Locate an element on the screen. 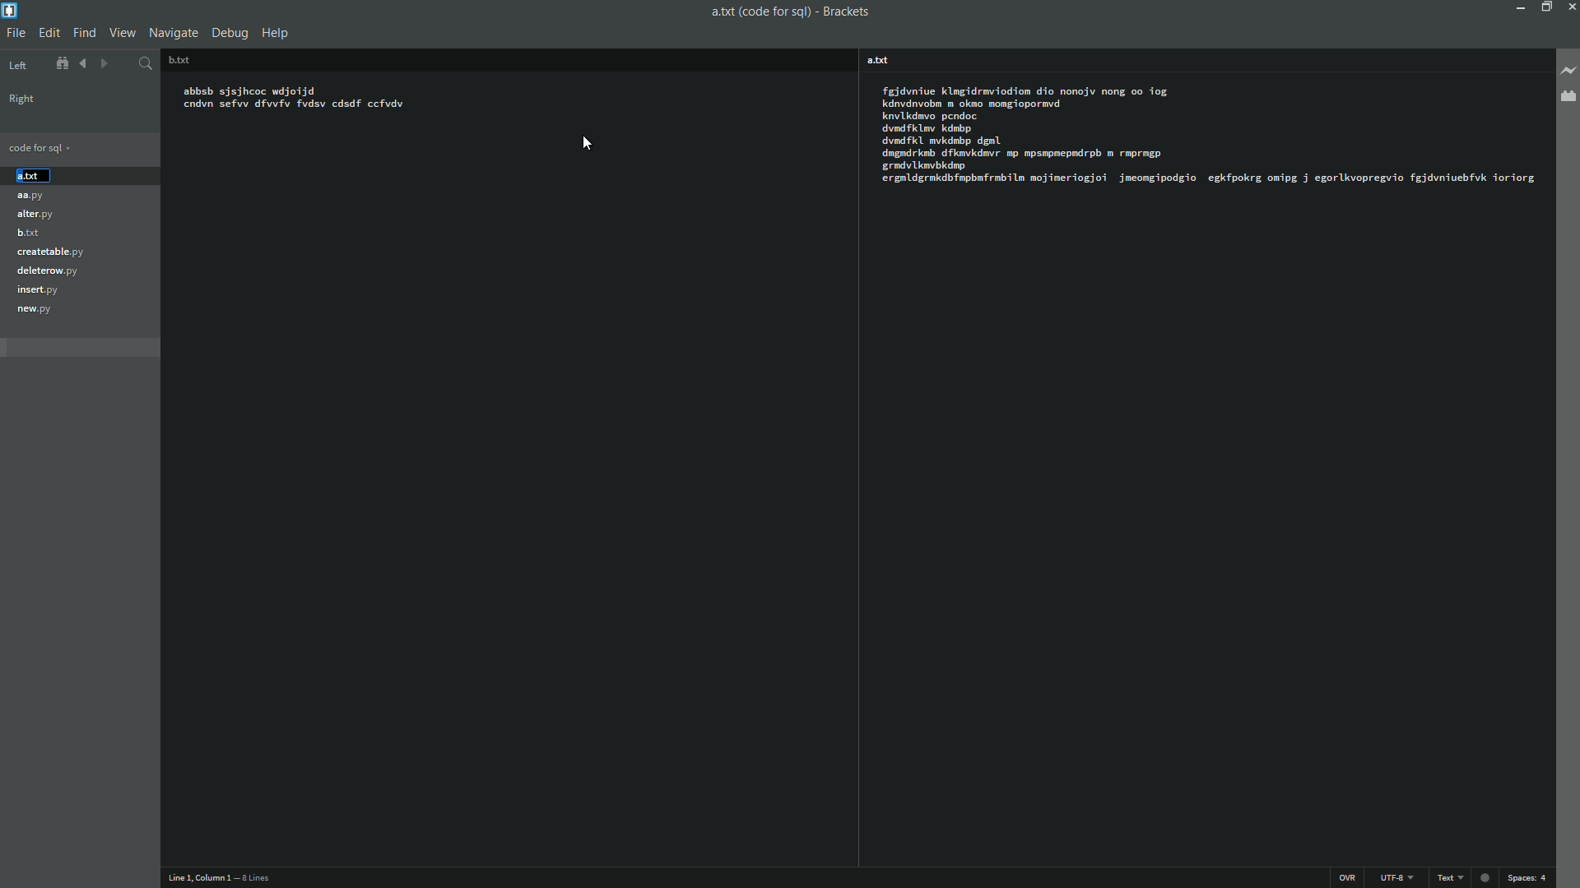  aa.py is located at coordinates (31, 198).